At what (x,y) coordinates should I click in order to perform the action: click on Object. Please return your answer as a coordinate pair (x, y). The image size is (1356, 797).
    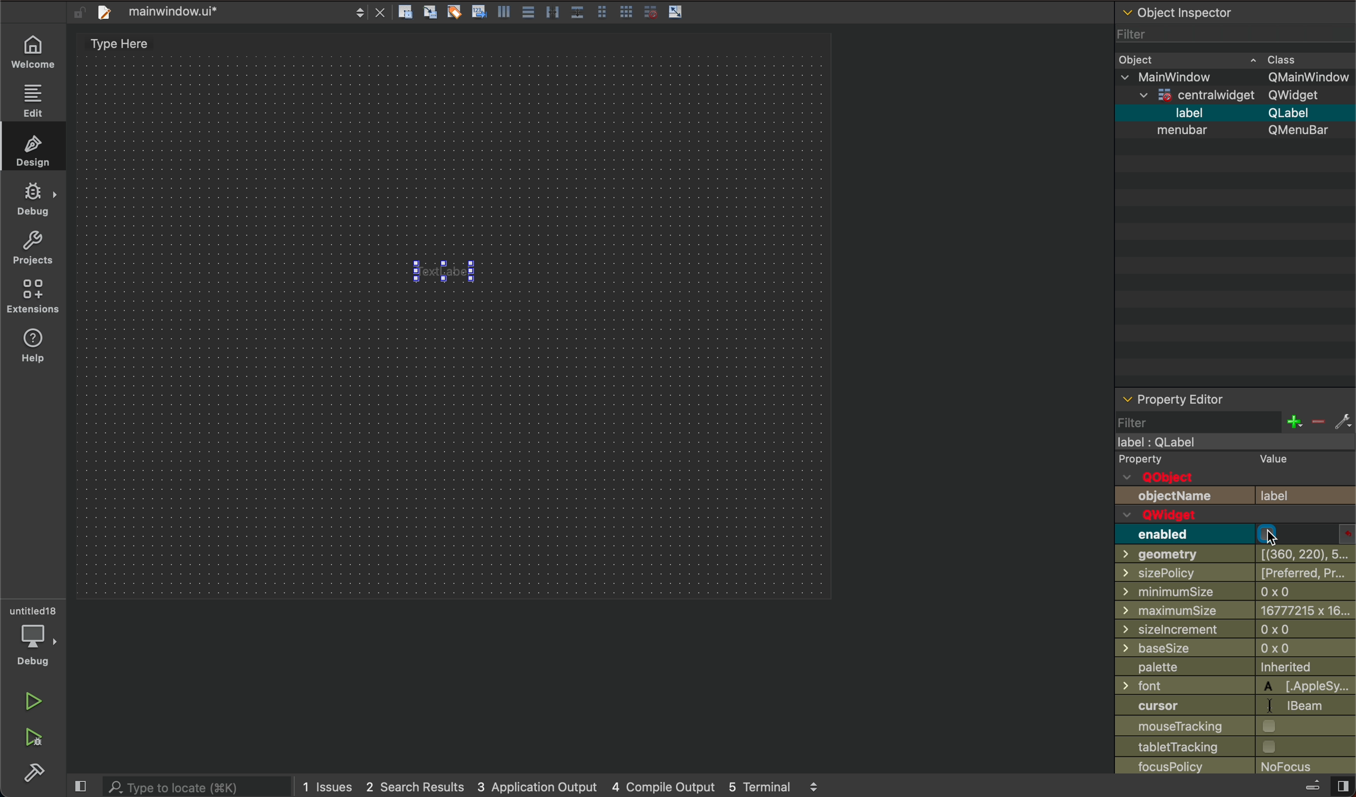
    Looking at the image, I should click on (1139, 58).